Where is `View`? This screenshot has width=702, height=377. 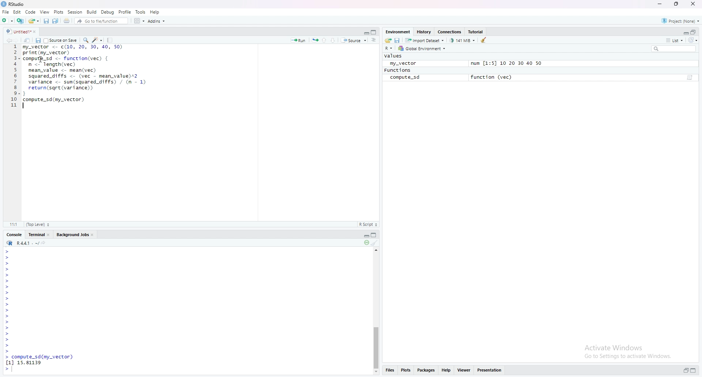 View is located at coordinates (45, 12).